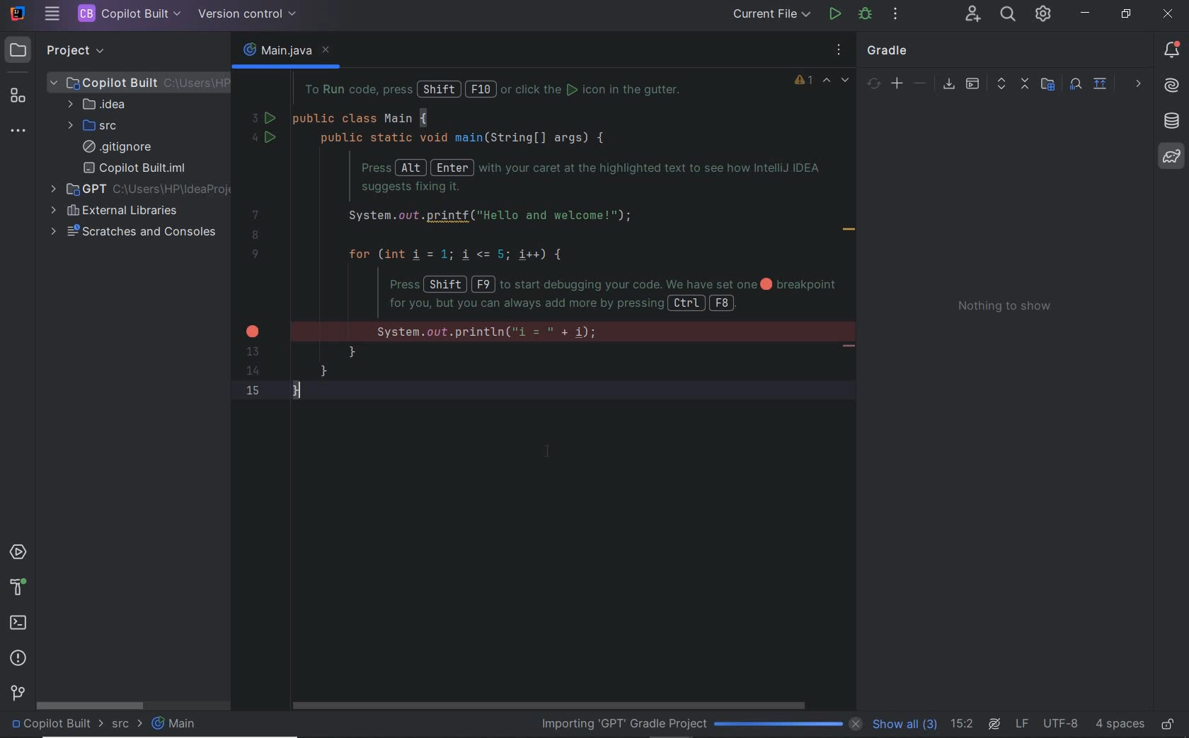 The width and height of the screenshot is (1189, 738). What do you see at coordinates (16, 14) in the screenshot?
I see `SYSTEM NAME` at bounding box center [16, 14].